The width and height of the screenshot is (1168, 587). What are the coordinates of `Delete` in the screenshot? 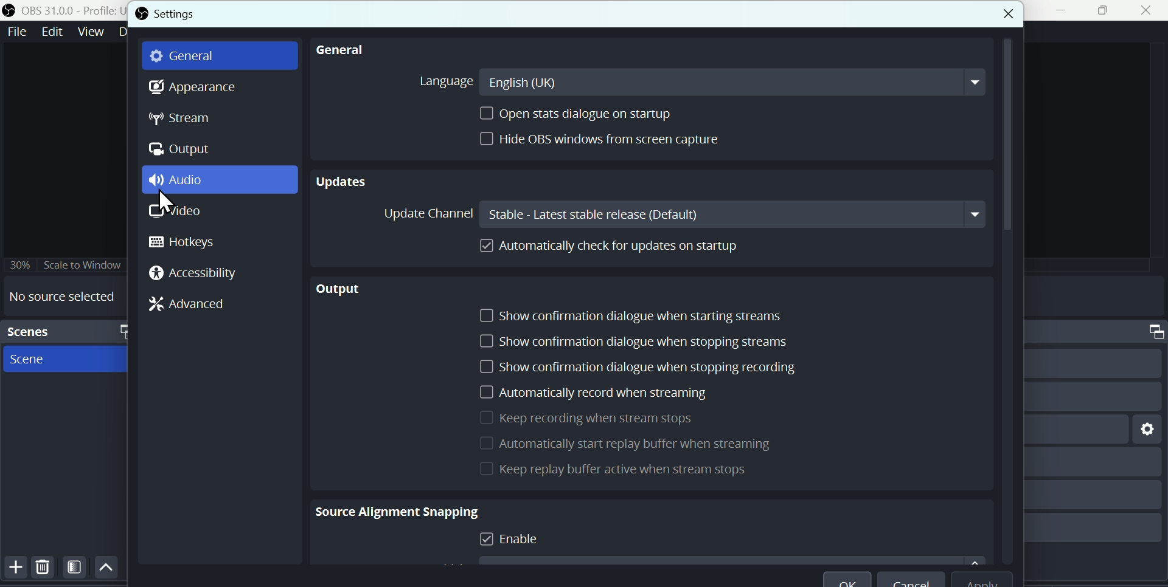 It's located at (43, 569).